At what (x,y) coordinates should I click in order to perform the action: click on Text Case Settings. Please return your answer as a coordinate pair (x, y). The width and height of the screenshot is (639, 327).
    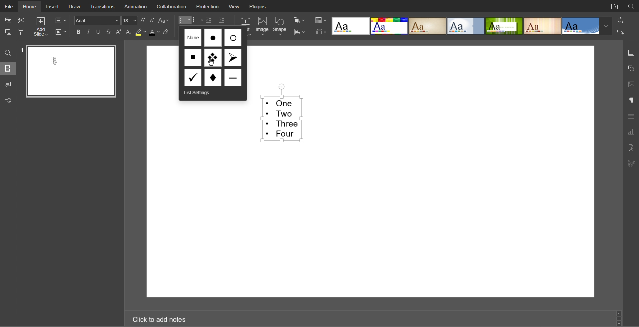
    Looking at the image, I should click on (163, 21).